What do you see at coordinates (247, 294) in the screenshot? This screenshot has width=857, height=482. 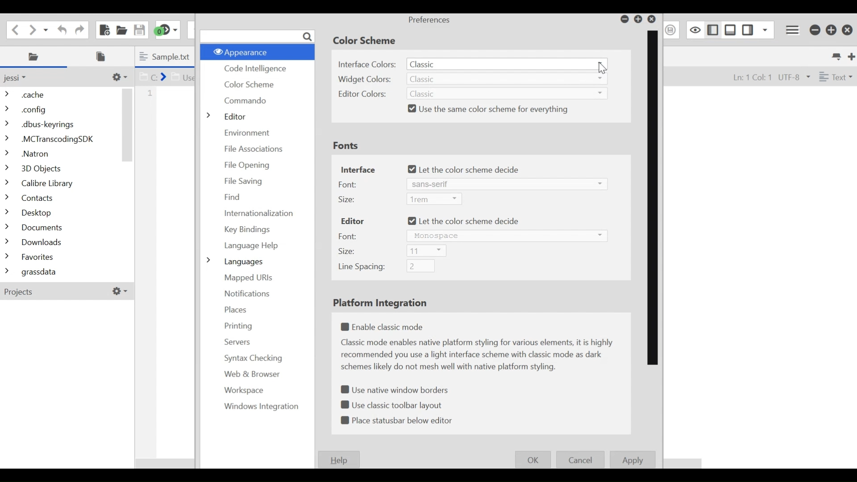 I see `Notifications` at bounding box center [247, 294].